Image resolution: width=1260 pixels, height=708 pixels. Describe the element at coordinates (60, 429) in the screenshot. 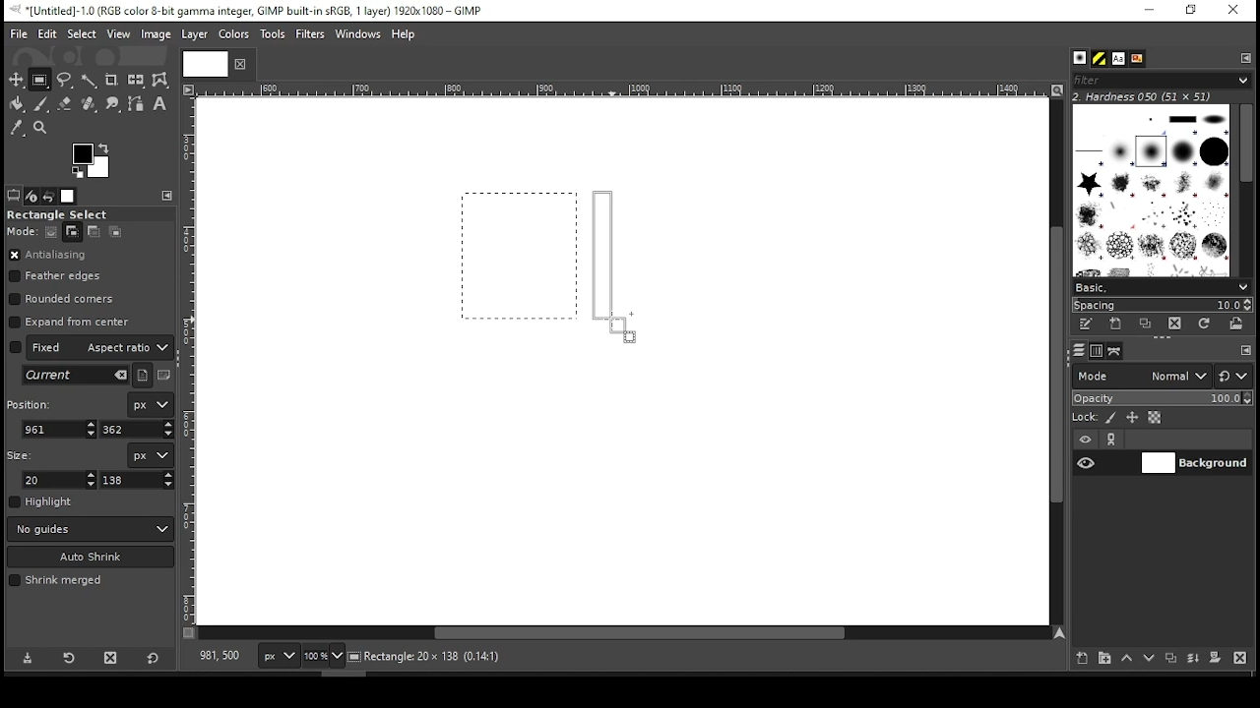

I see `x` at that location.